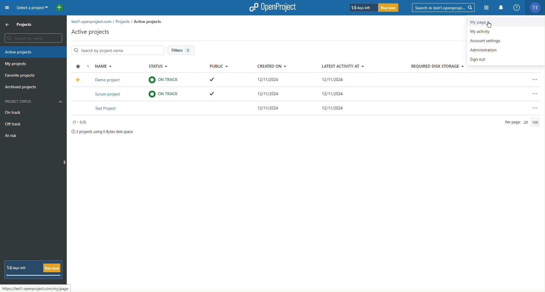 The width and height of the screenshot is (545, 292). What do you see at coordinates (102, 131) in the screenshot?
I see `Project disk space` at bounding box center [102, 131].